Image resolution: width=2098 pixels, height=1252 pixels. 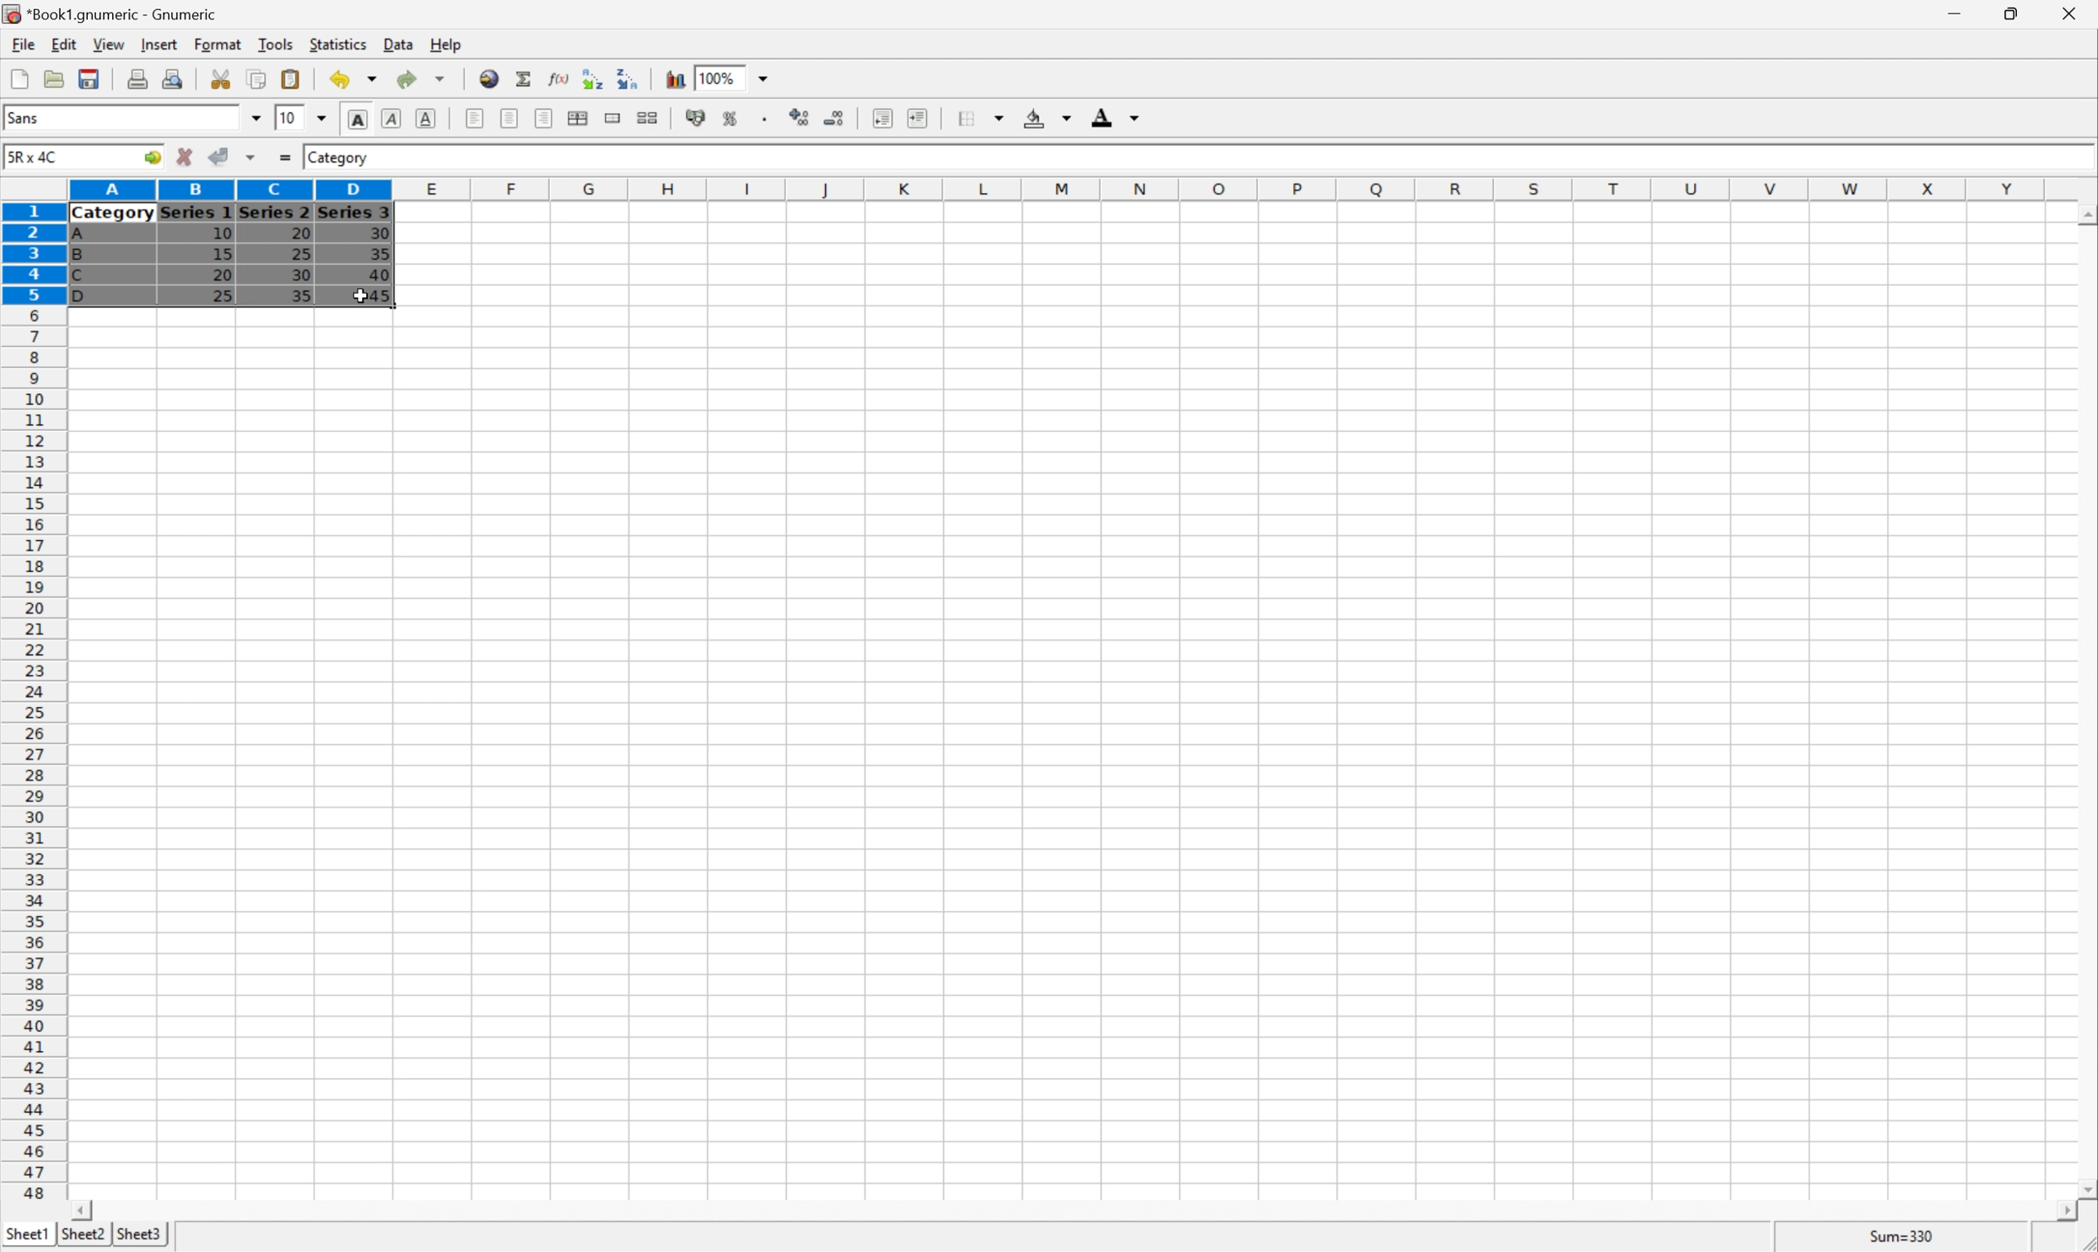 I want to click on Accept changes in multiple cells, so click(x=250, y=157).